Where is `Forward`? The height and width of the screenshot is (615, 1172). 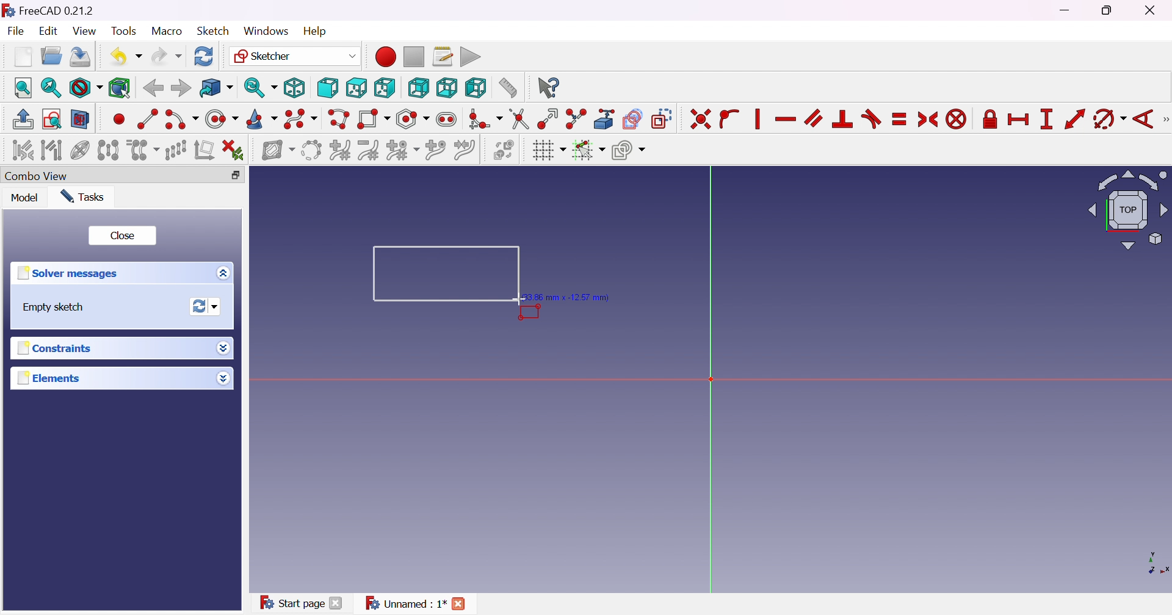
Forward is located at coordinates (181, 88).